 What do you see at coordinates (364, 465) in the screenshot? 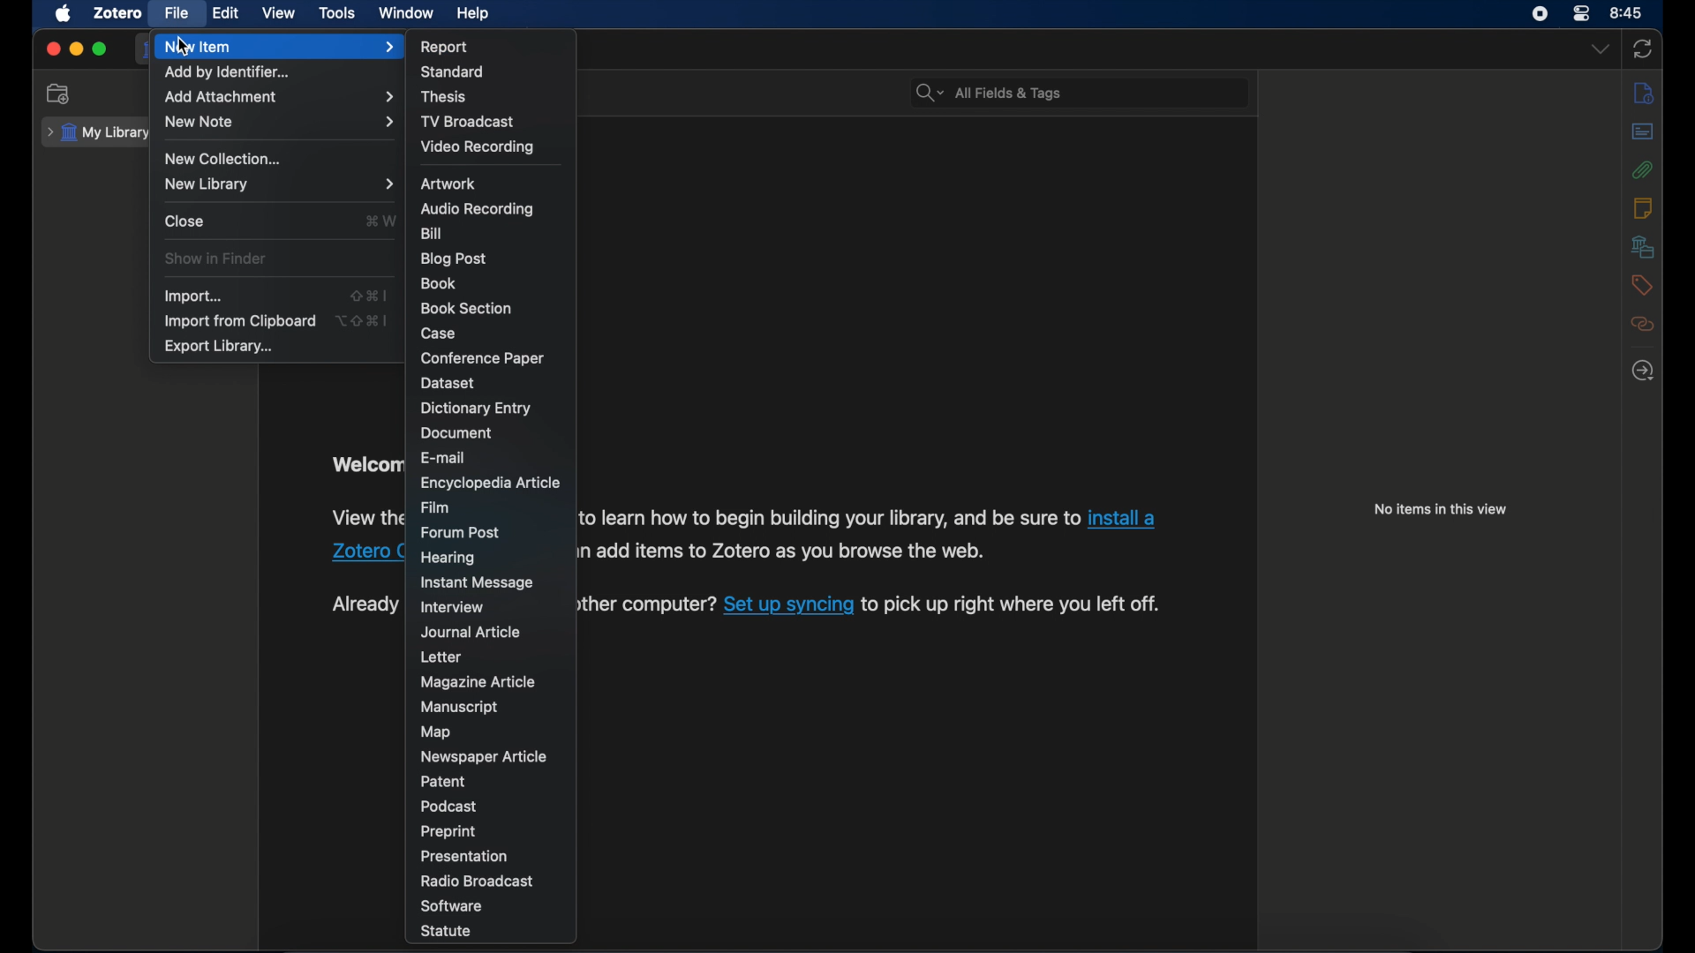
I see `welcome to zotero` at bounding box center [364, 465].